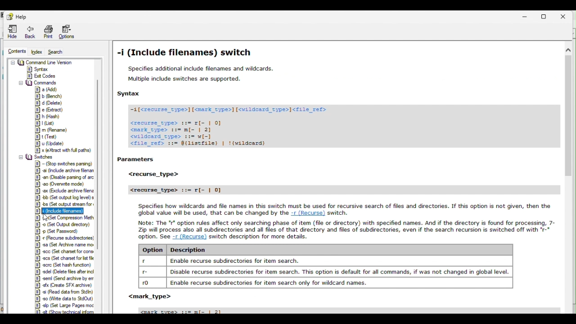  Describe the element at coordinates (241, 126) in the screenshot. I see `code` at that location.